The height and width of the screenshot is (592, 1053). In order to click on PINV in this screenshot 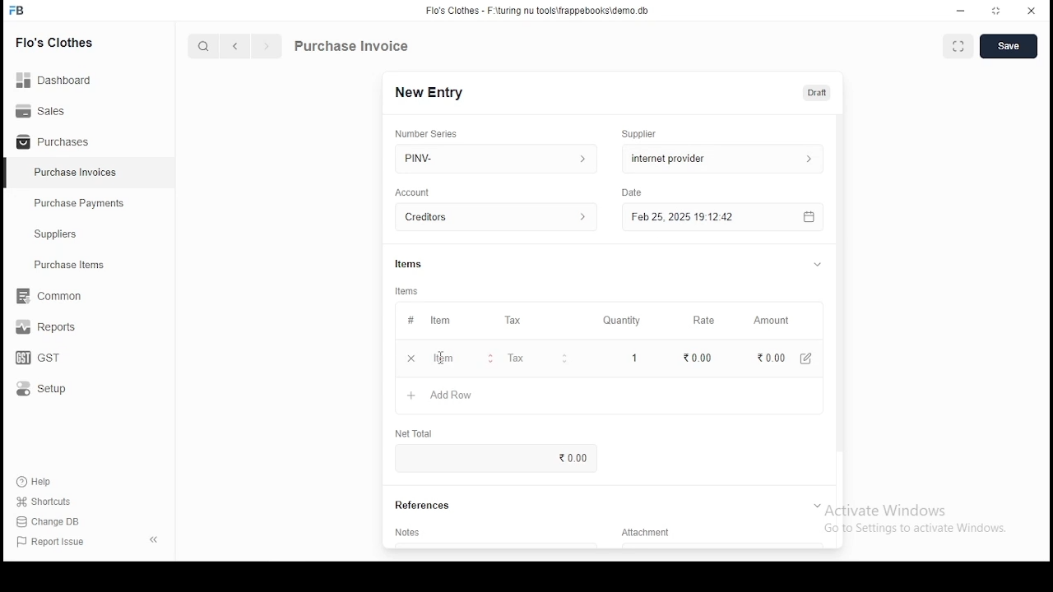, I will do `click(496, 160)`.